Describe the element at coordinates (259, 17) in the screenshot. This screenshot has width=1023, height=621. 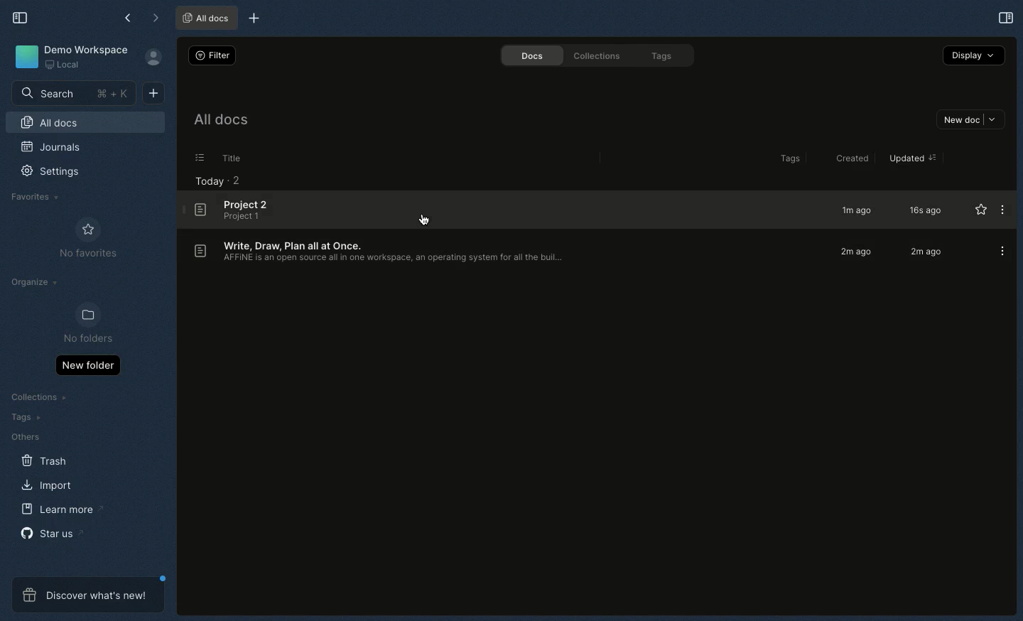
I see `New tab` at that location.